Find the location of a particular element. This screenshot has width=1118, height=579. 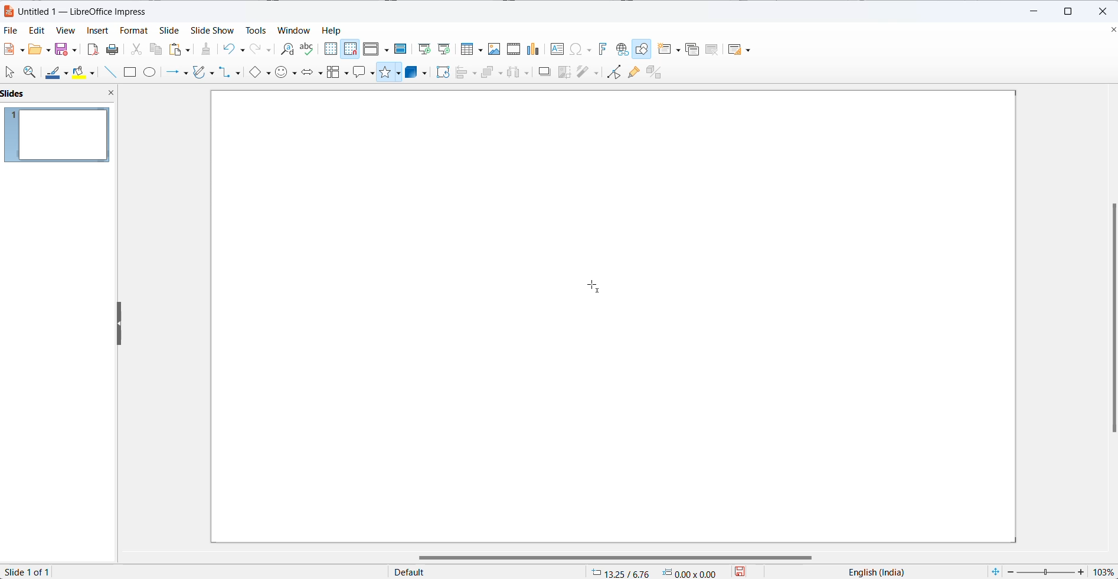

slide 1 of 1 is located at coordinates (34, 571).